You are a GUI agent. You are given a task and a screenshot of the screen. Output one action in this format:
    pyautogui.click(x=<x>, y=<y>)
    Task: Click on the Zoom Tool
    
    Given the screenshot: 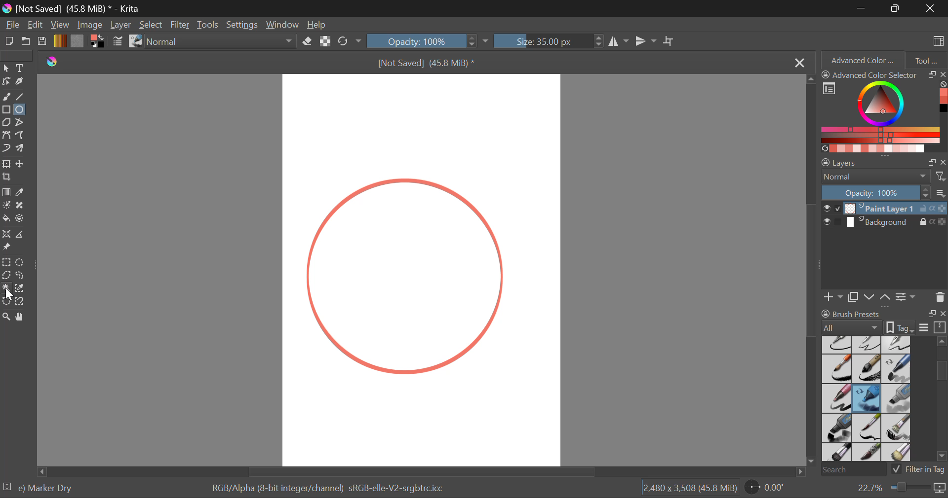 What is the action you would take?
    pyautogui.click(x=6, y=316)
    